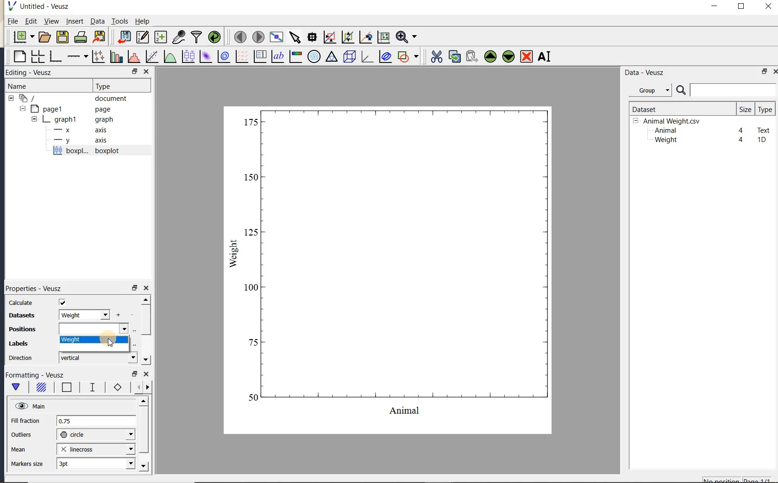  What do you see at coordinates (146, 71) in the screenshot?
I see `CLOSE` at bounding box center [146, 71].